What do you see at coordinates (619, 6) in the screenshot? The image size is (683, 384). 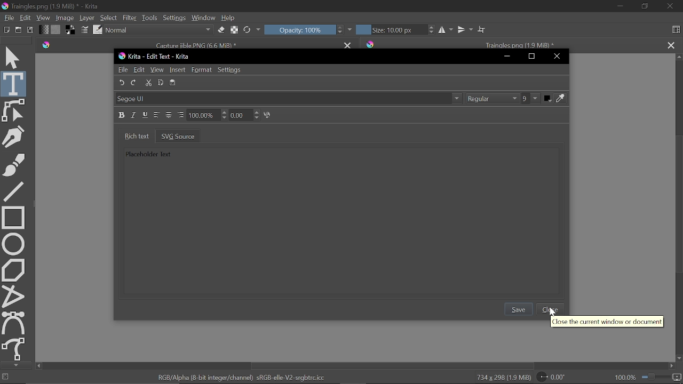 I see `Minimize` at bounding box center [619, 6].